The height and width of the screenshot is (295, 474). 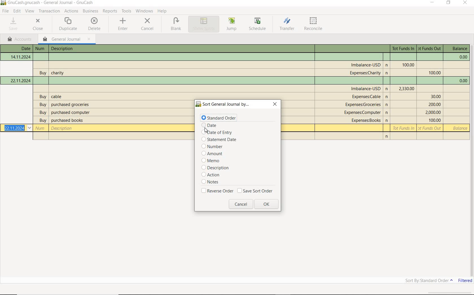 What do you see at coordinates (433, 3) in the screenshot?
I see `MINIMIZE` at bounding box center [433, 3].